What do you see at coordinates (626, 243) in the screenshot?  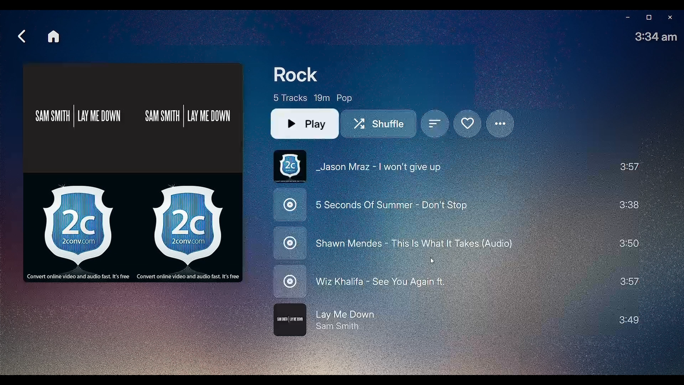 I see `Duration` at bounding box center [626, 243].